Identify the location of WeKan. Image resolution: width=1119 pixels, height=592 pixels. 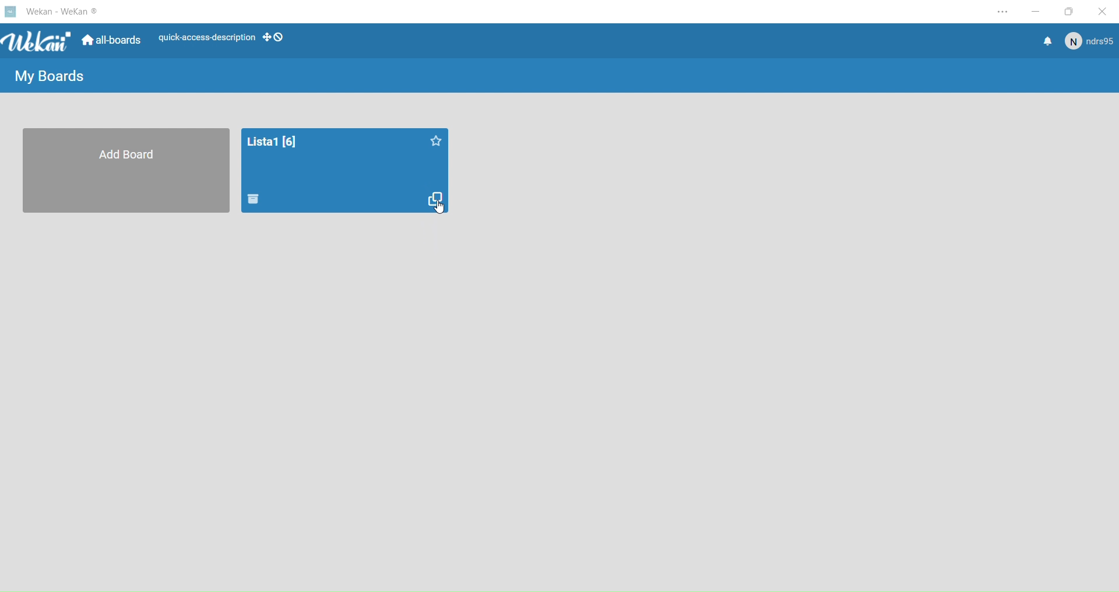
(69, 13).